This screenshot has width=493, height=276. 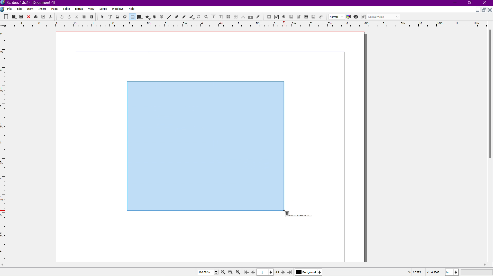 I want to click on Image Preview Quality, so click(x=337, y=16).